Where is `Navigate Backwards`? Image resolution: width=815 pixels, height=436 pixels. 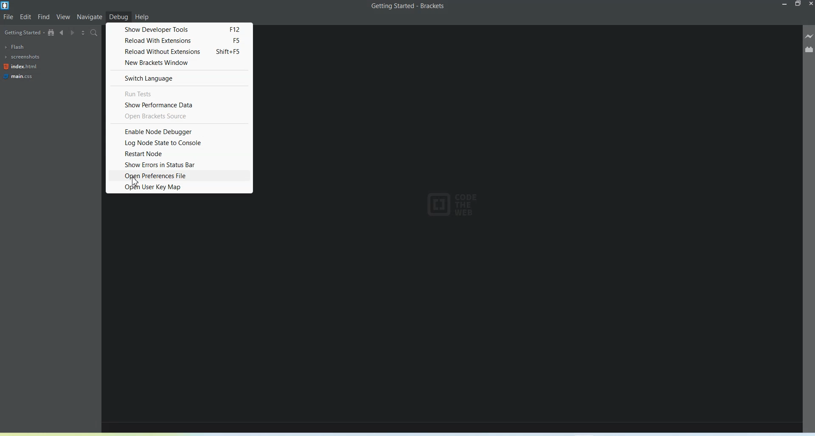 Navigate Backwards is located at coordinates (63, 33).